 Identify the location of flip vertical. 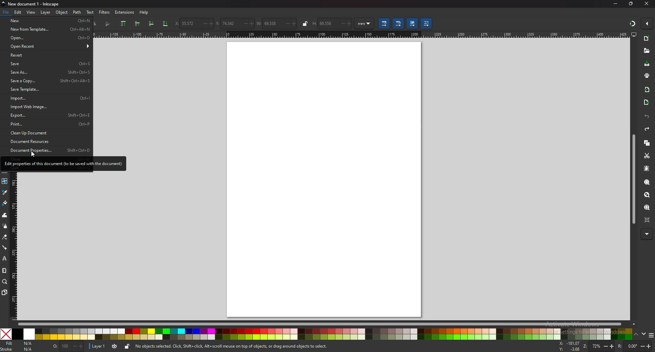
(107, 24).